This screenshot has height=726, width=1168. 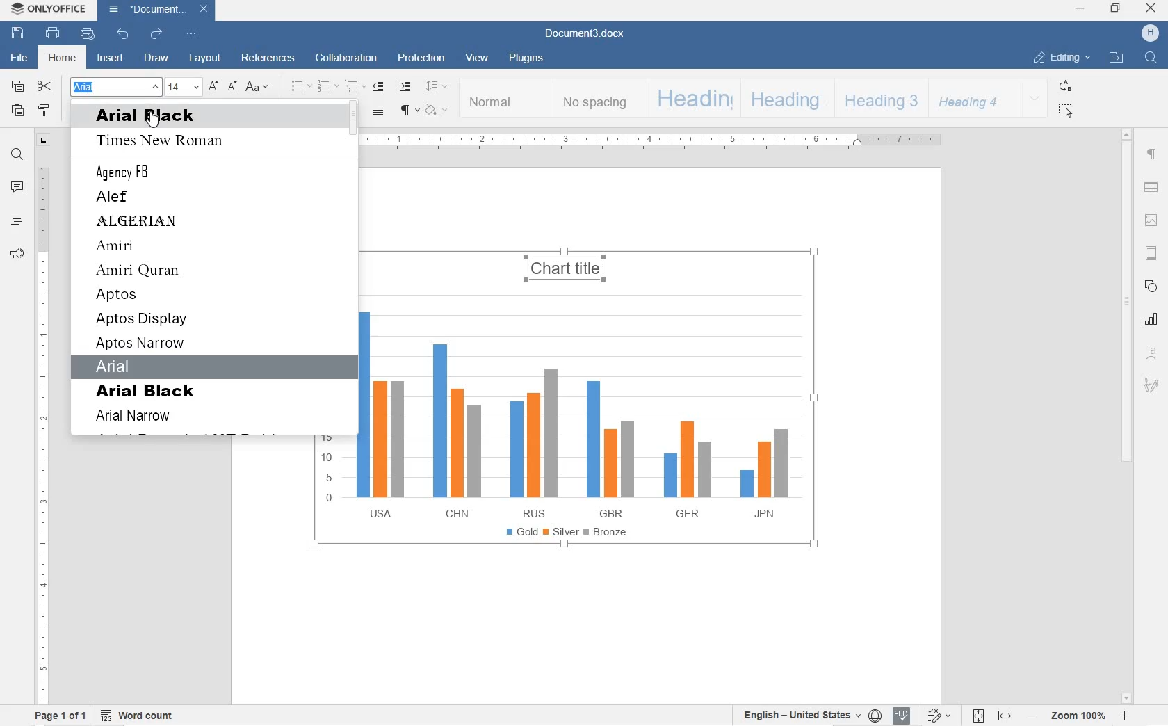 I want to click on REPLACE, so click(x=1064, y=86).